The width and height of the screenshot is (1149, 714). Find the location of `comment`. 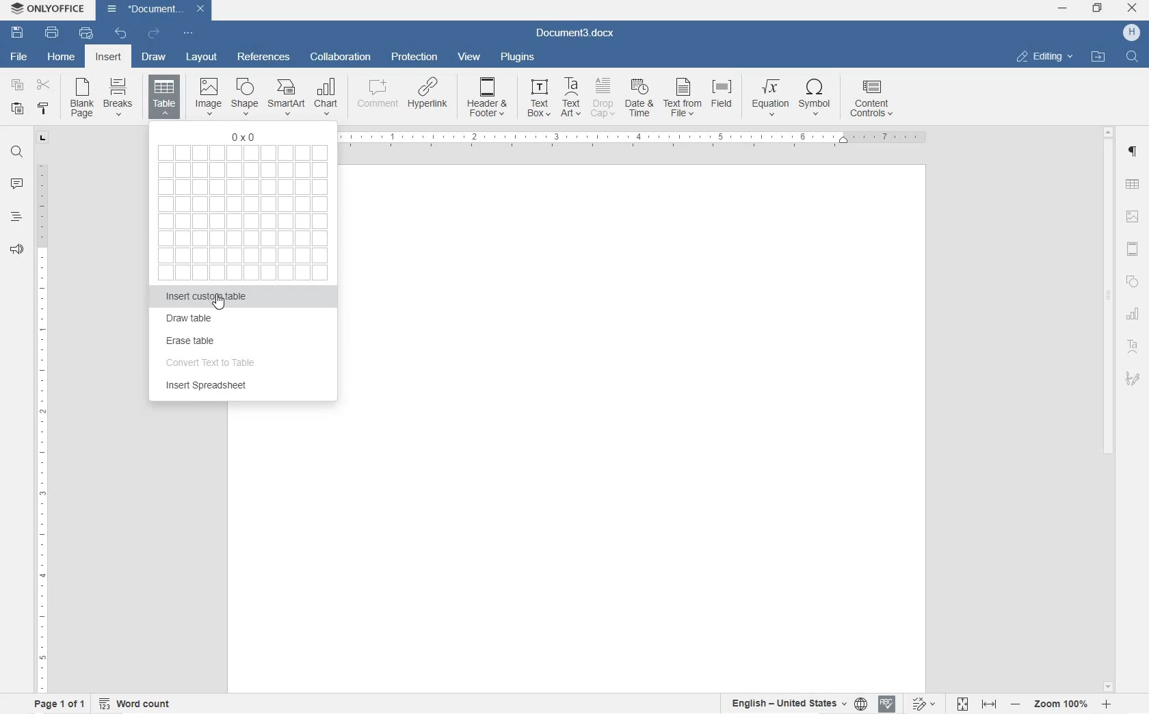

comment is located at coordinates (375, 97).